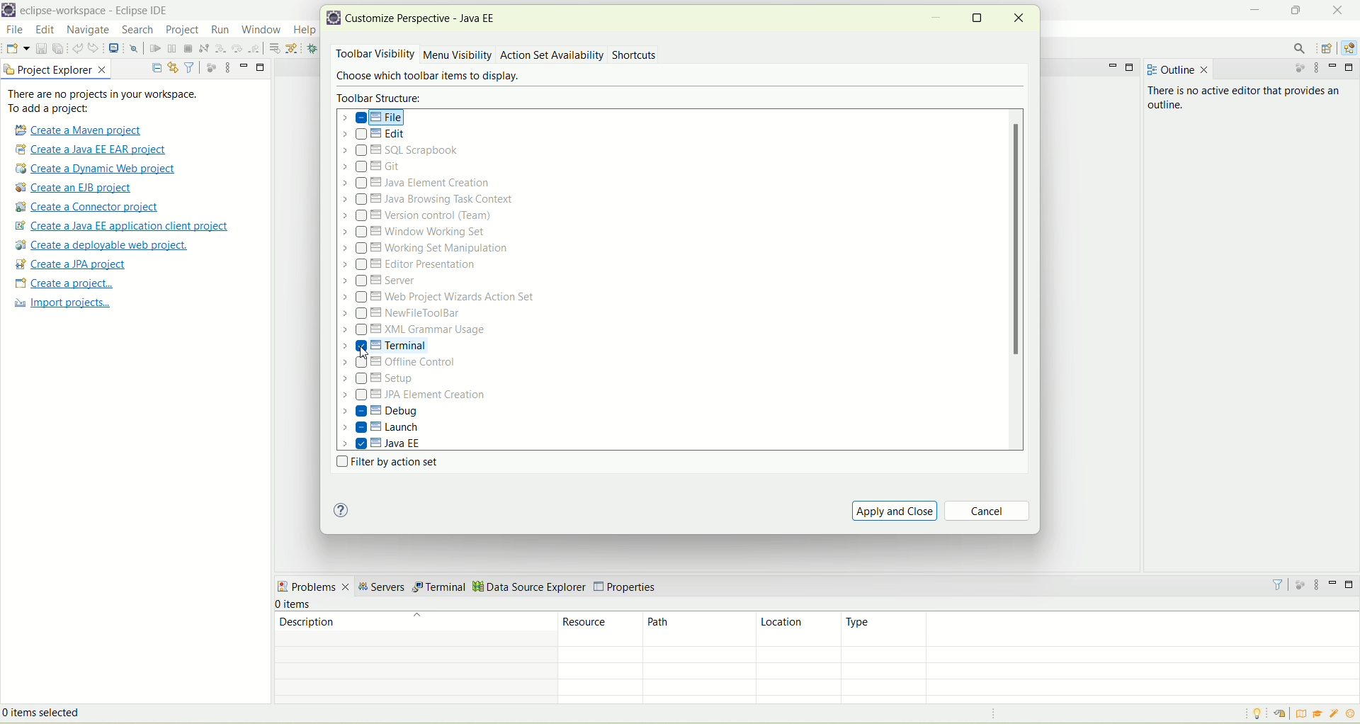 The width and height of the screenshot is (1360, 724). I want to click on offline control, so click(416, 365).